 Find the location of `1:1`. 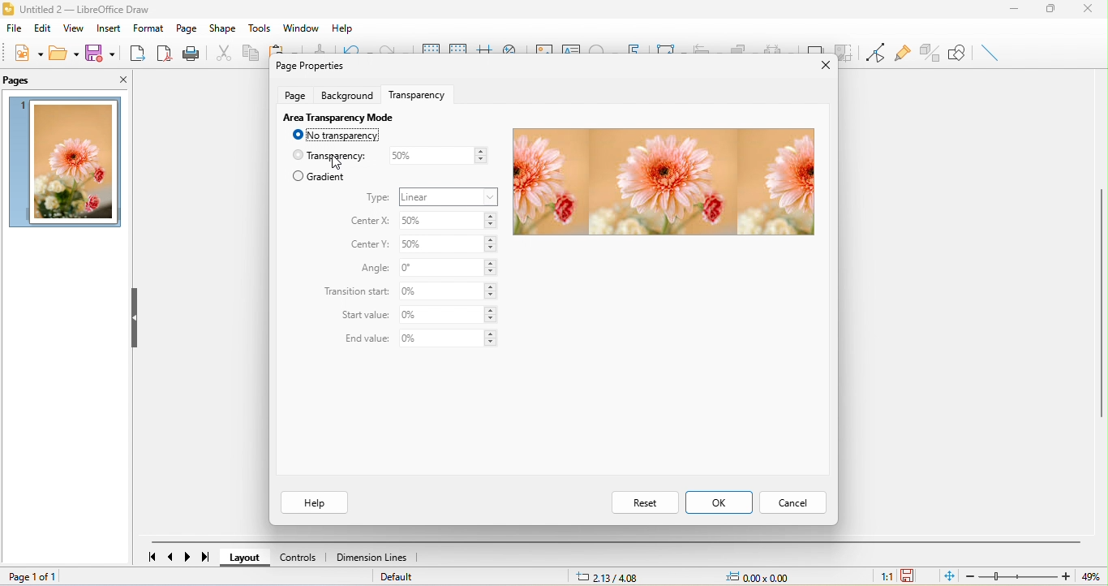

1:1 is located at coordinates (886, 578).